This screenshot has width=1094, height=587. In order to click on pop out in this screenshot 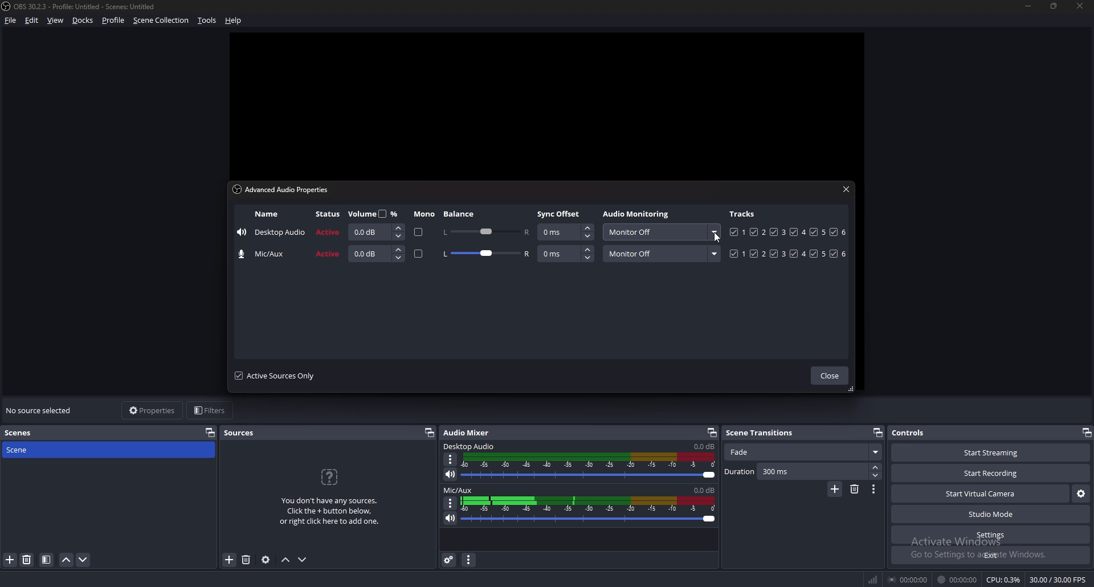, I will do `click(430, 433)`.